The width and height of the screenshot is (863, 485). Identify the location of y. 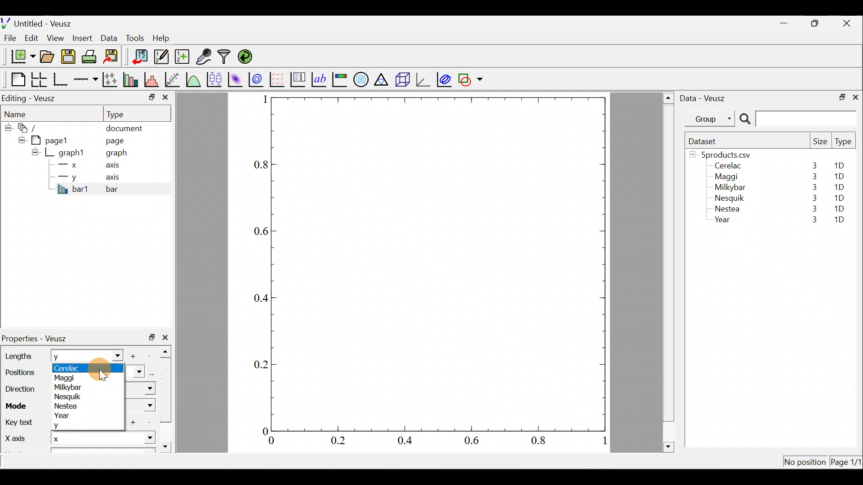
(67, 176).